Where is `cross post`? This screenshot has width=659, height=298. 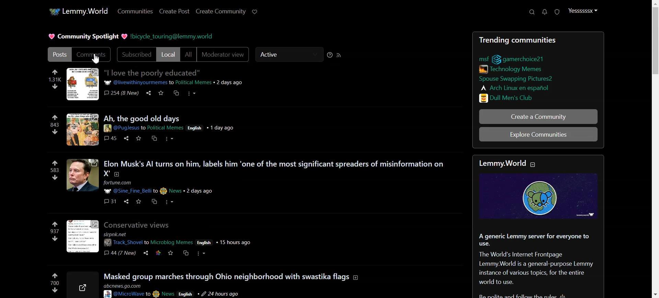 cross post is located at coordinates (154, 138).